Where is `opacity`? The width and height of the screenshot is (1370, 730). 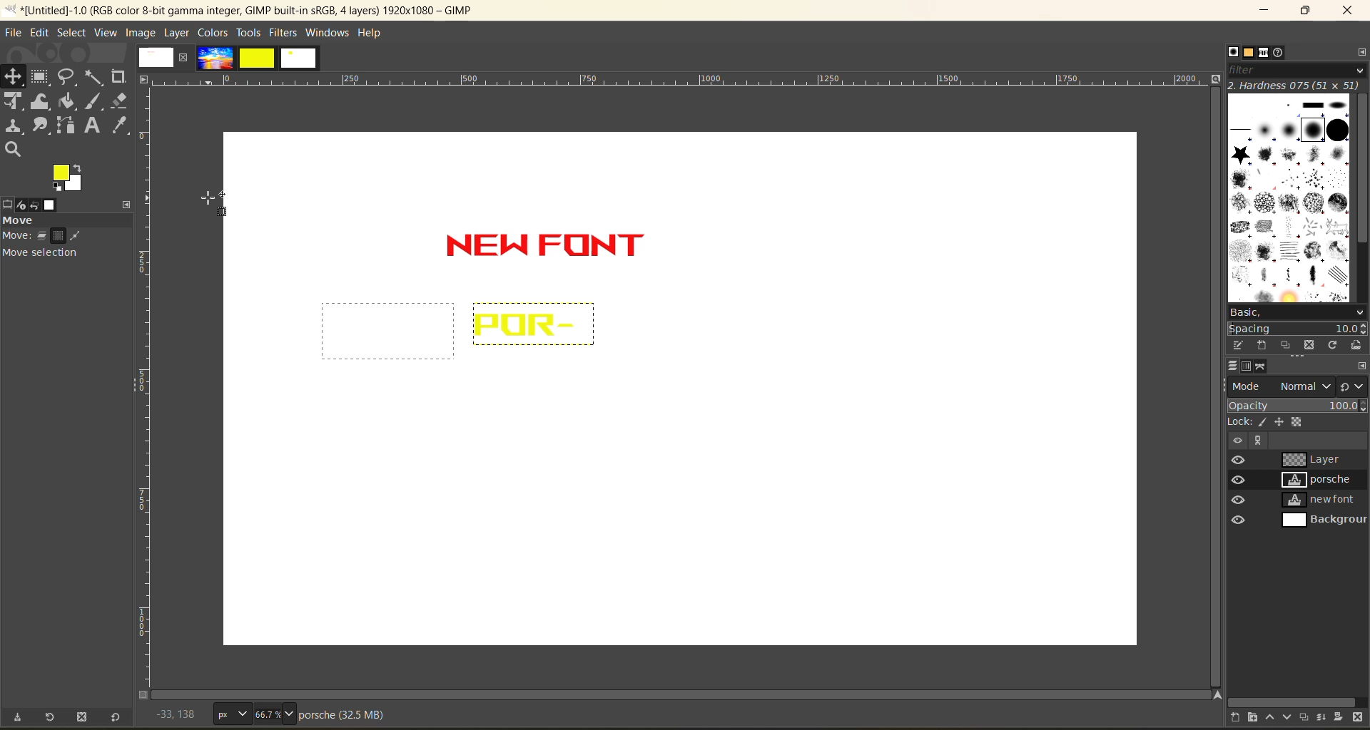
opacity is located at coordinates (1296, 405).